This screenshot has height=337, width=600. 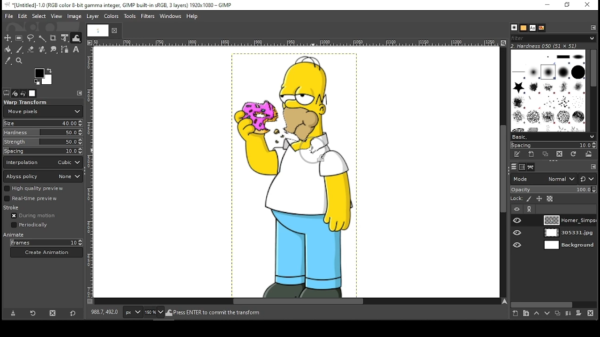 I want to click on patterns, so click(x=524, y=28).